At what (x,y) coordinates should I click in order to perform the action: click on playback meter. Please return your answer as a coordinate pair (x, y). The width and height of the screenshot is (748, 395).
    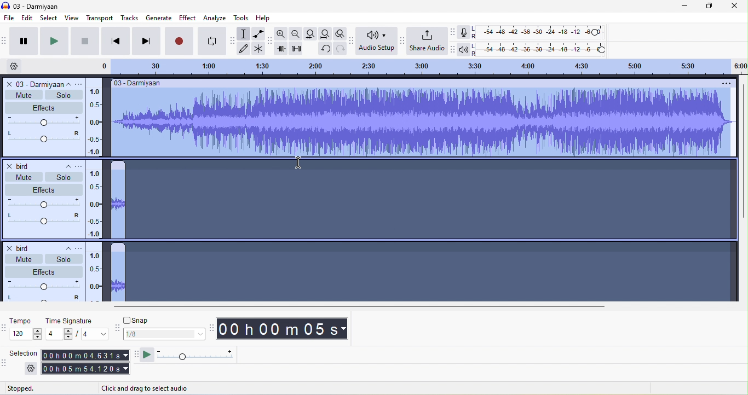
    Looking at the image, I should click on (466, 49).